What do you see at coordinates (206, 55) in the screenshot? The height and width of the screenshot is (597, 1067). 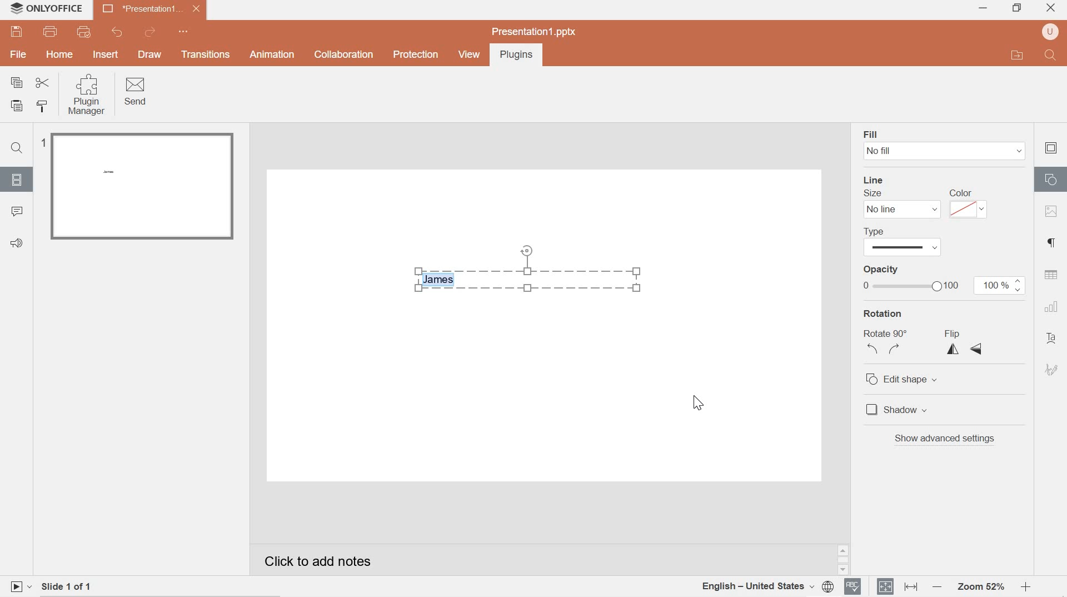 I see `Transitions` at bounding box center [206, 55].